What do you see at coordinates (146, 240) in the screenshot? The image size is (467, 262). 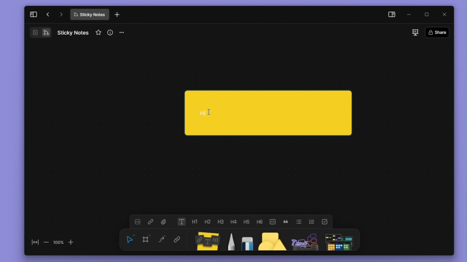 I see `framing` at bounding box center [146, 240].